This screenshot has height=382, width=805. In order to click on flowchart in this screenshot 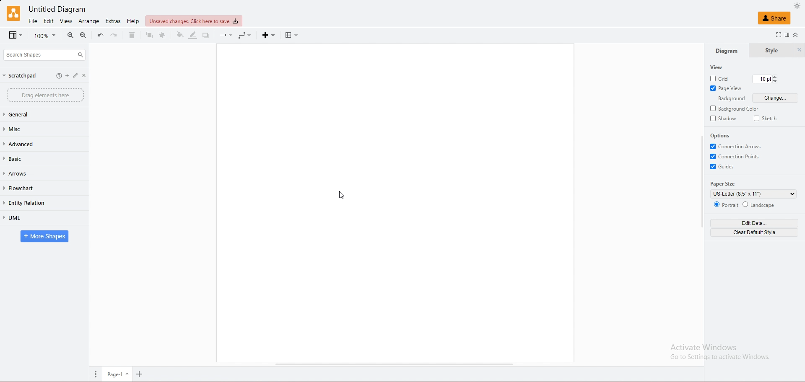, I will do `click(27, 188)`.